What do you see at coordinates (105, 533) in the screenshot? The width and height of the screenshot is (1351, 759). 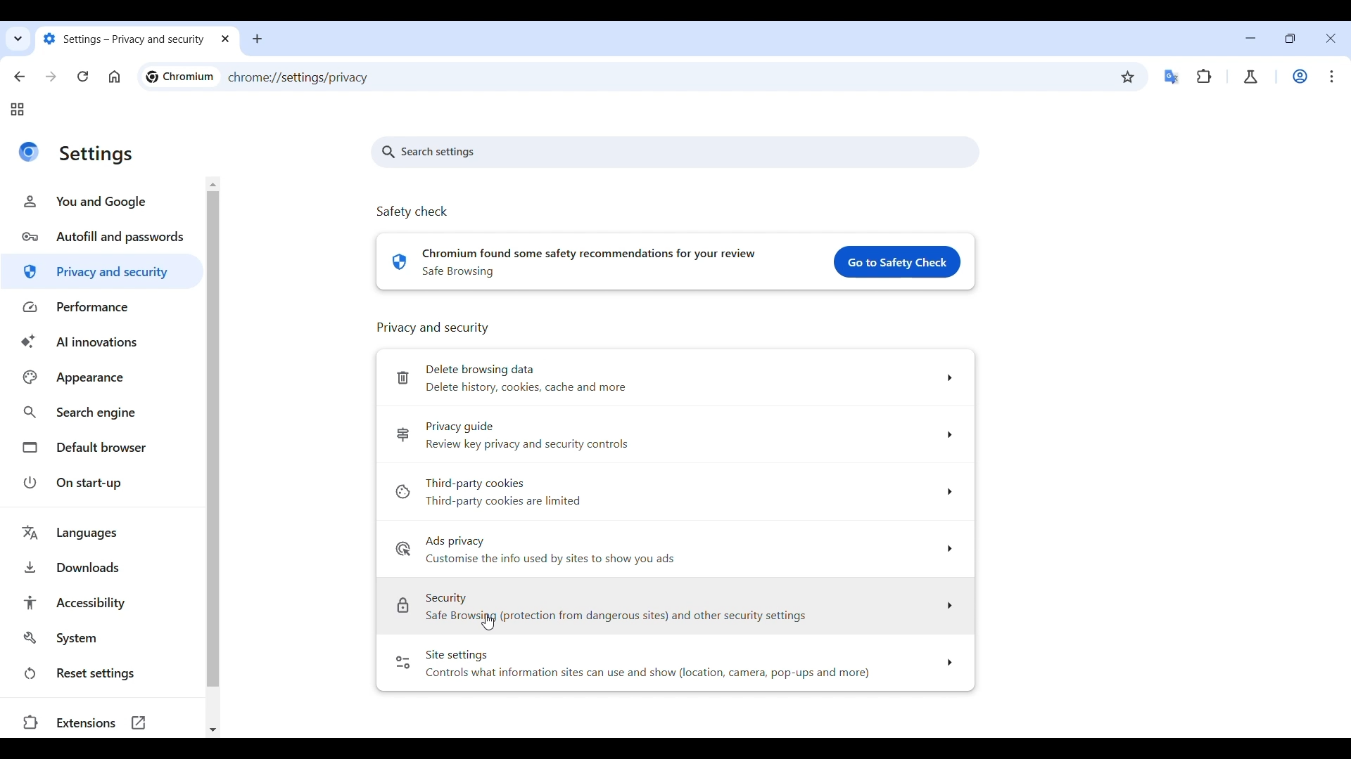 I see `Languages` at bounding box center [105, 533].